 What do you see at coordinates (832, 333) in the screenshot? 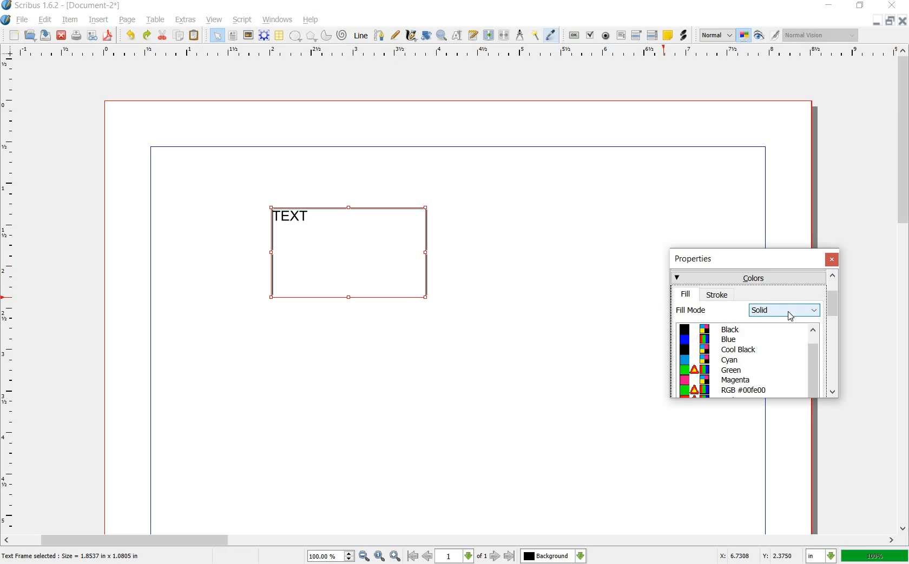
I see `scrollbar` at bounding box center [832, 333].